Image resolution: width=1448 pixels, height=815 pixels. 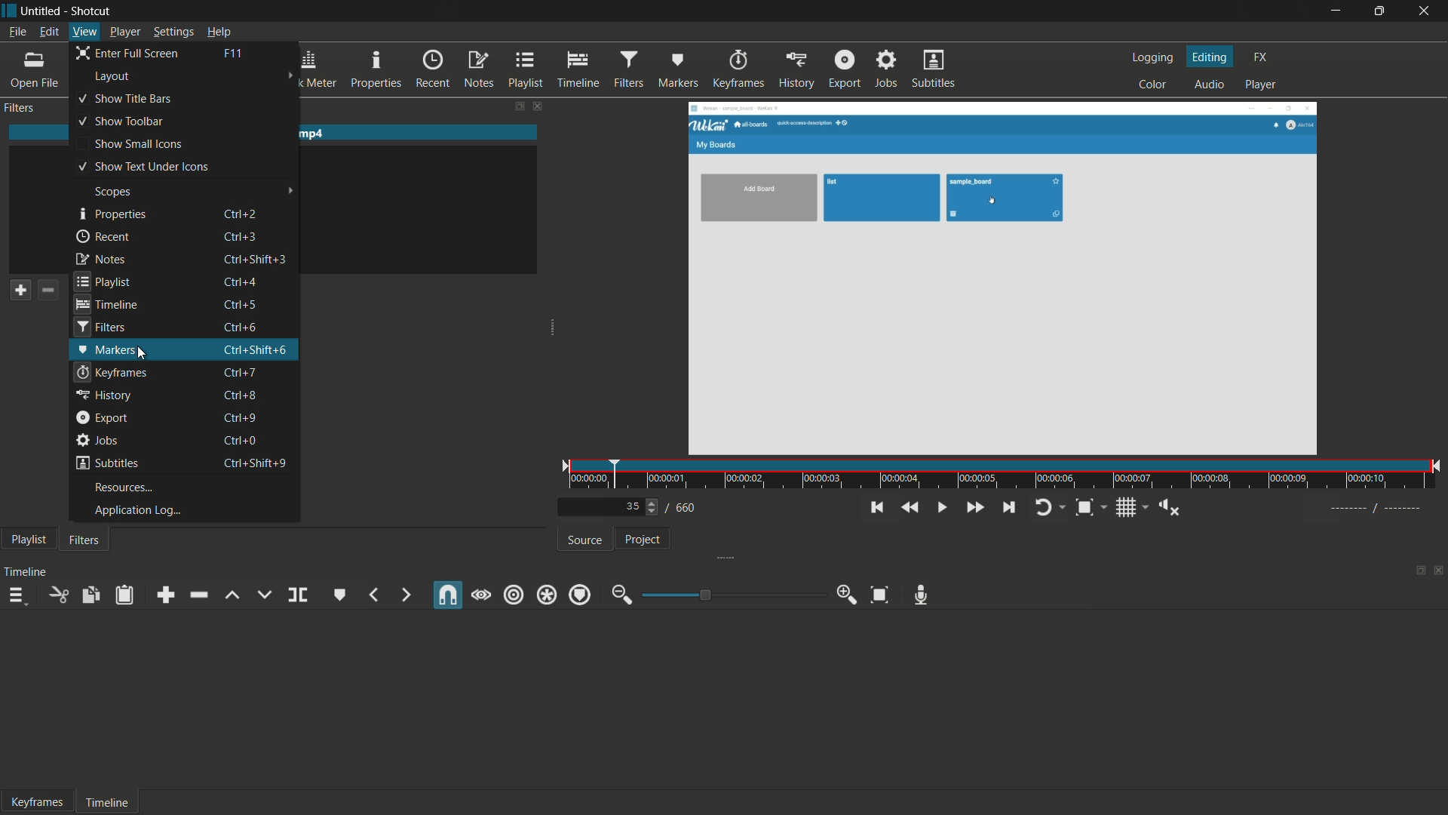 I want to click on toggle player looping, so click(x=1049, y=508).